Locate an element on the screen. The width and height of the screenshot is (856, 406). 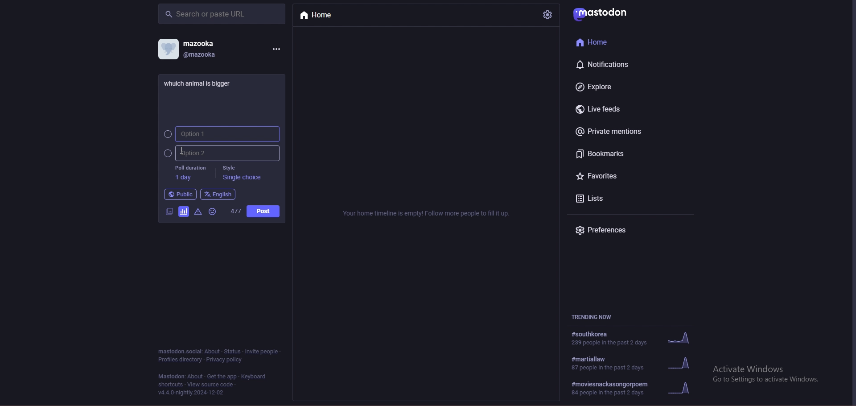
language is located at coordinates (218, 194).